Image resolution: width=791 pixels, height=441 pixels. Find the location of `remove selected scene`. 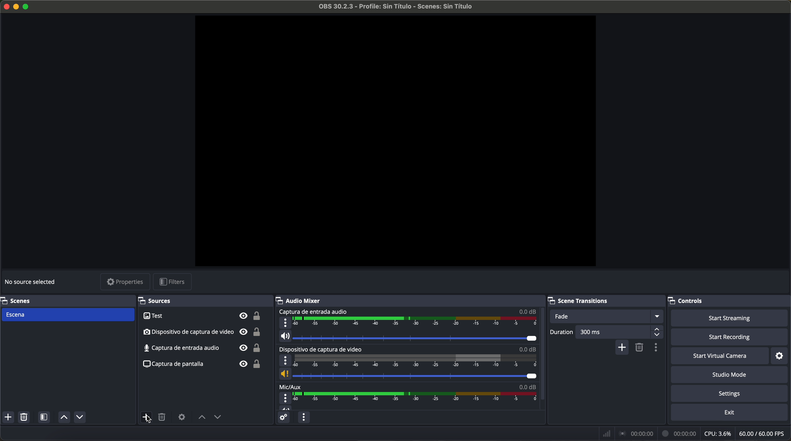

remove selected scene is located at coordinates (640, 348).